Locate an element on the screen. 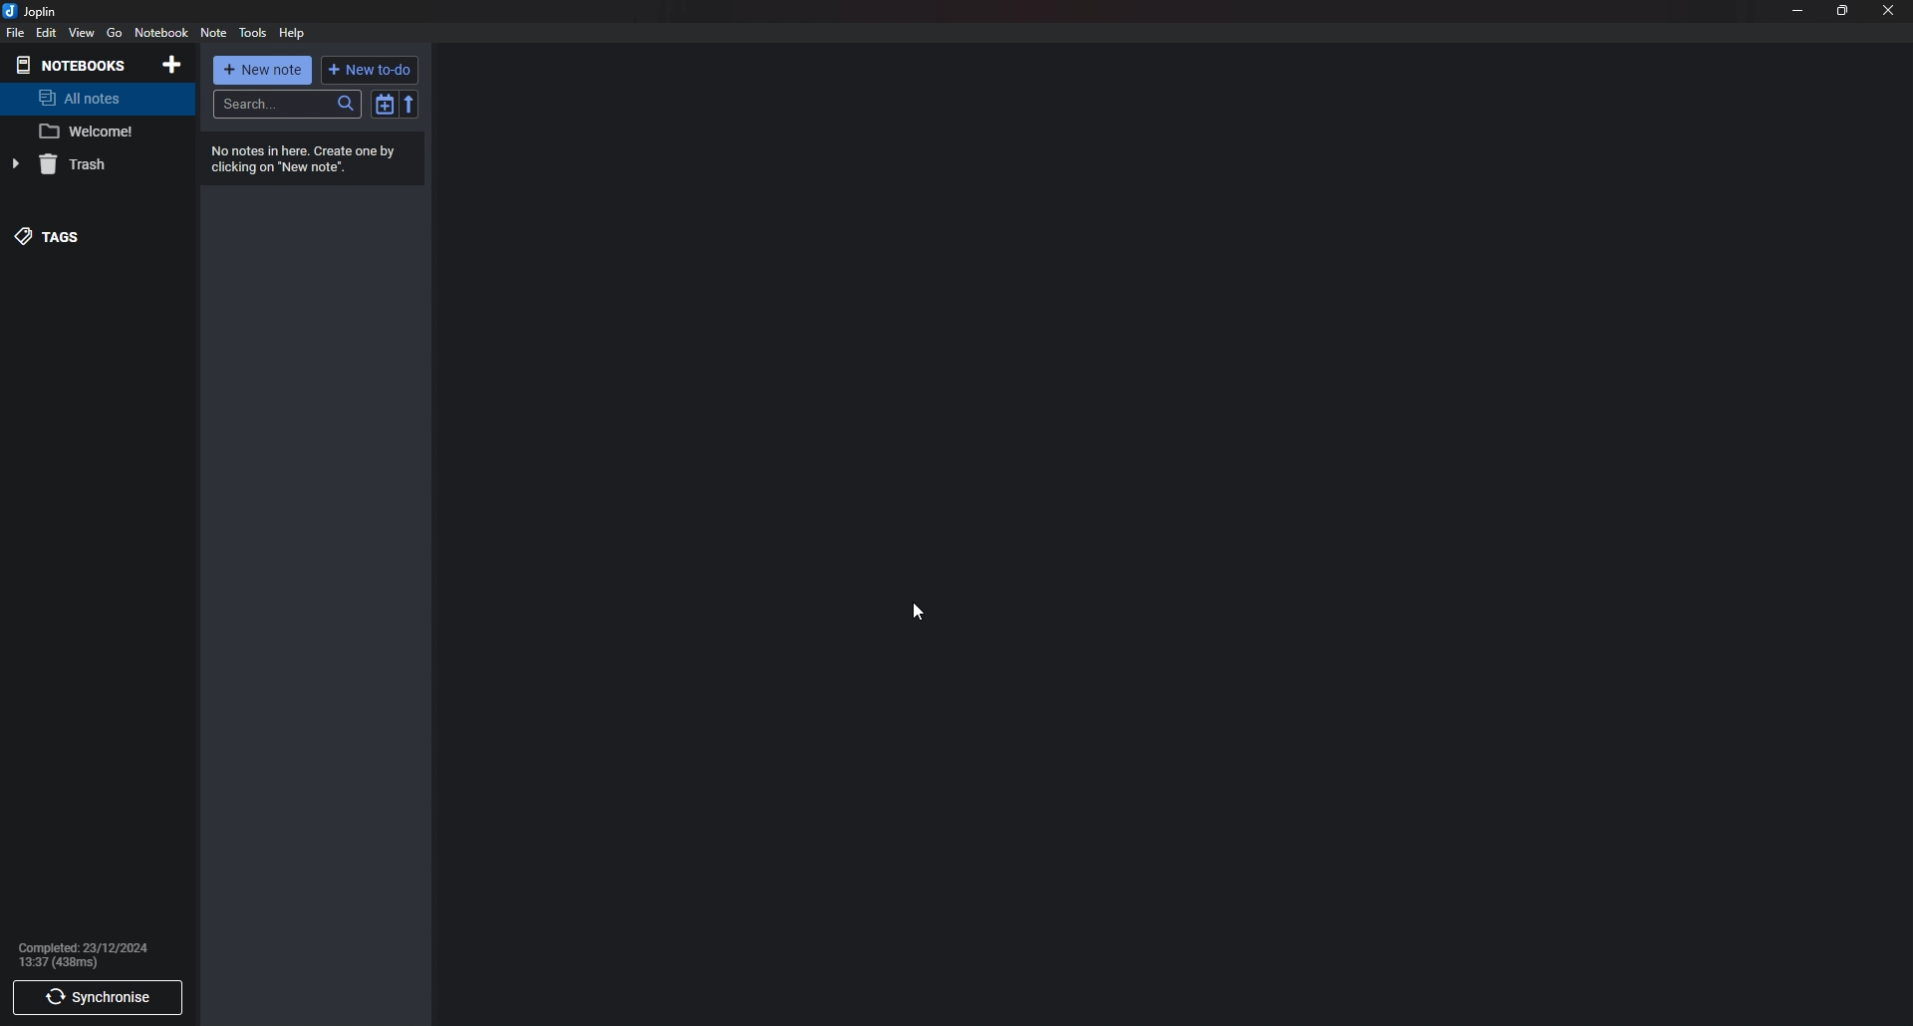  New note is located at coordinates (262, 68).